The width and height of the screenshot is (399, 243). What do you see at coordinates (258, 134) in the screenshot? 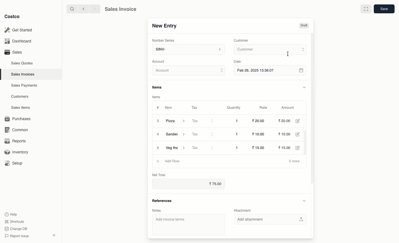
I see `10.00` at bounding box center [258, 134].